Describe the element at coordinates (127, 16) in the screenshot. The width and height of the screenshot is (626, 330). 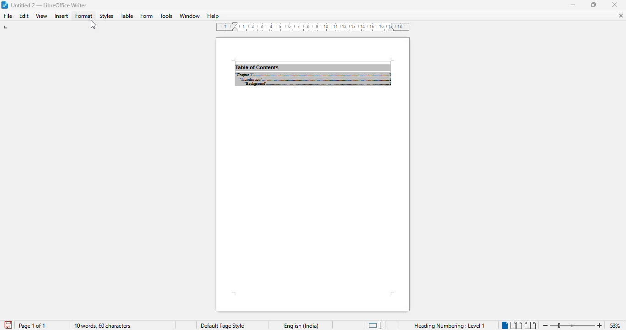
I see `table` at that location.